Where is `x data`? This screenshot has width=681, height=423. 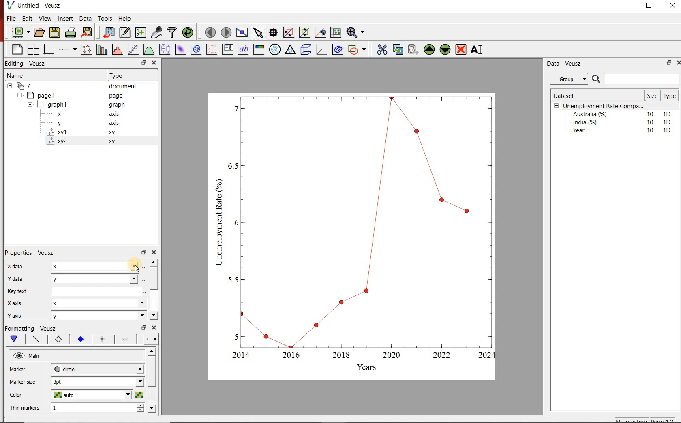
x data is located at coordinates (14, 267).